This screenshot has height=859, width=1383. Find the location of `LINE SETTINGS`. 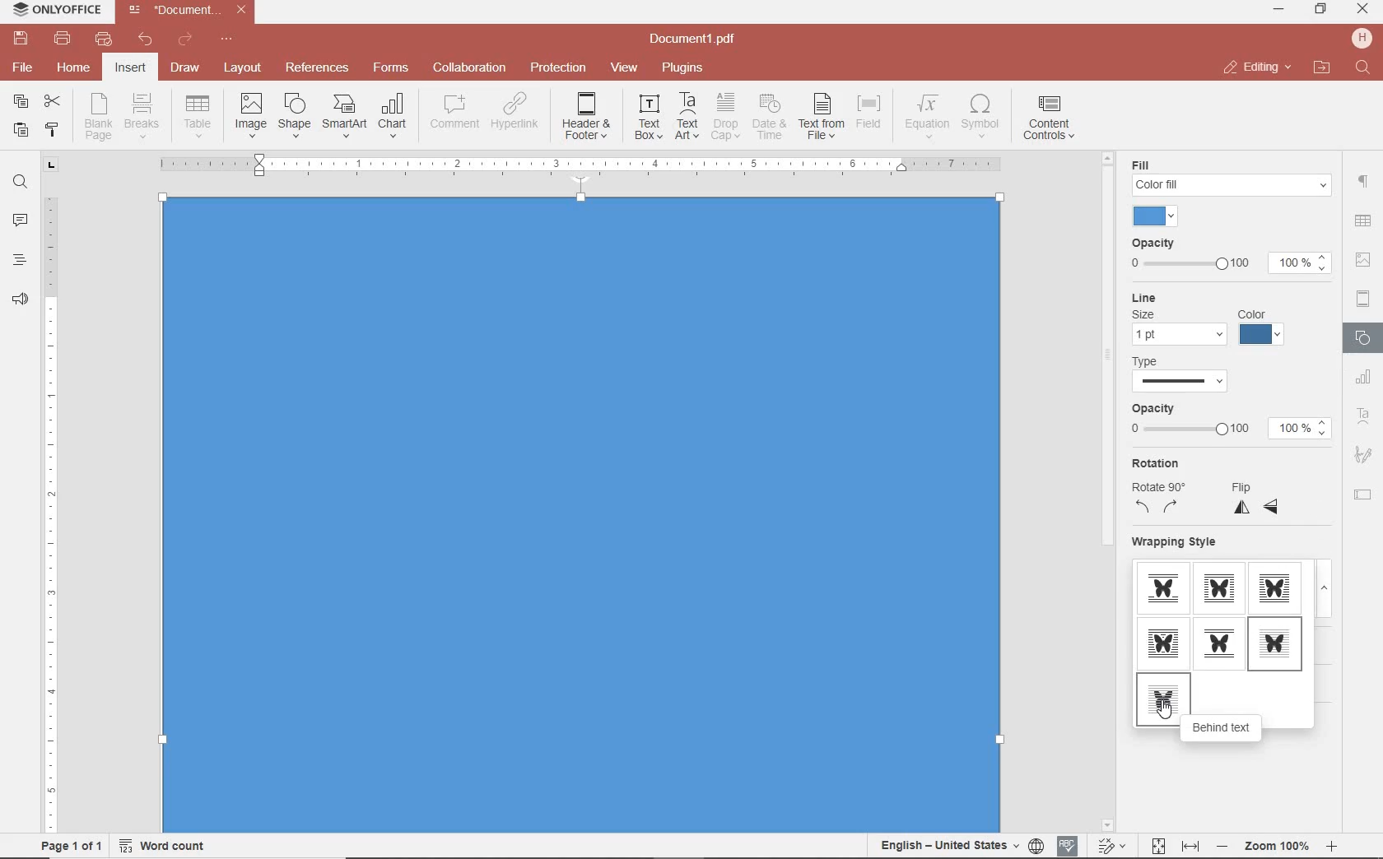

LINE SETTINGS is located at coordinates (1211, 318).